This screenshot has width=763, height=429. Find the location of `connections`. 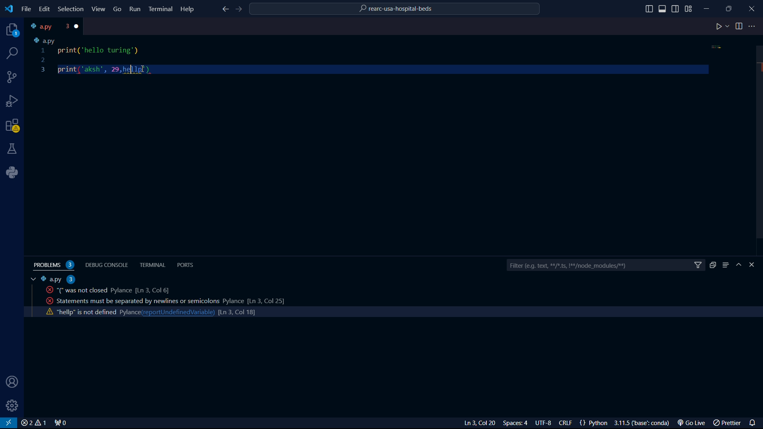

connections is located at coordinates (12, 77).